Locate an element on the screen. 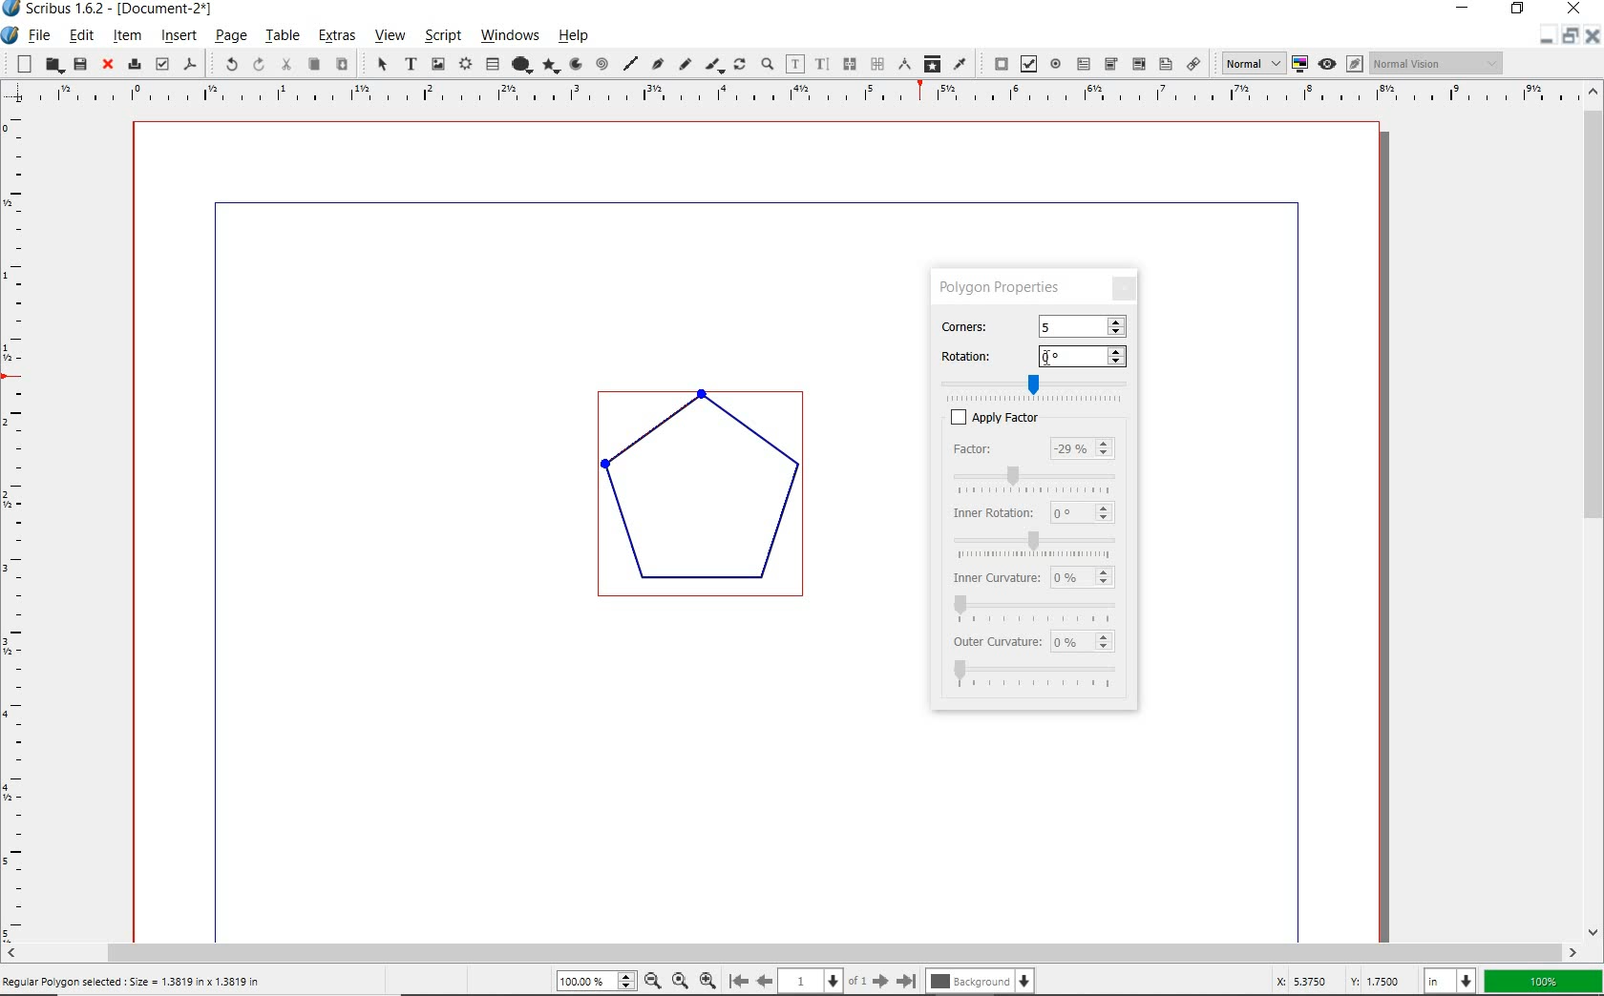  view is located at coordinates (390, 37).